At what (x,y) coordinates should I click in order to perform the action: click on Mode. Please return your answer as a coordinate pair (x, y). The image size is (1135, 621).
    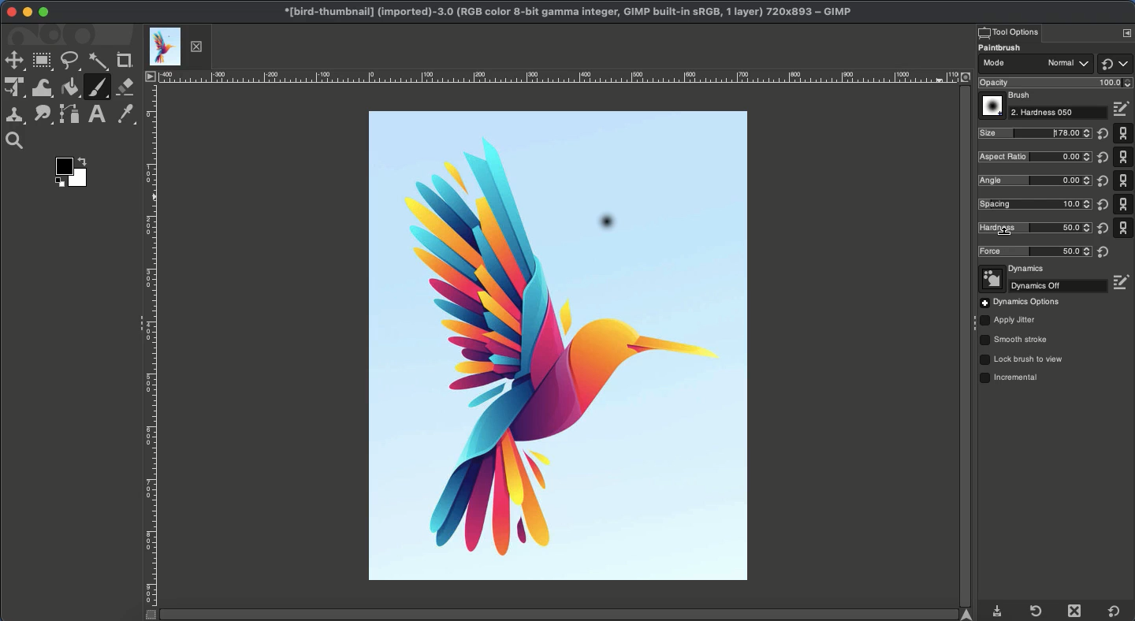
    Looking at the image, I should click on (1035, 65).